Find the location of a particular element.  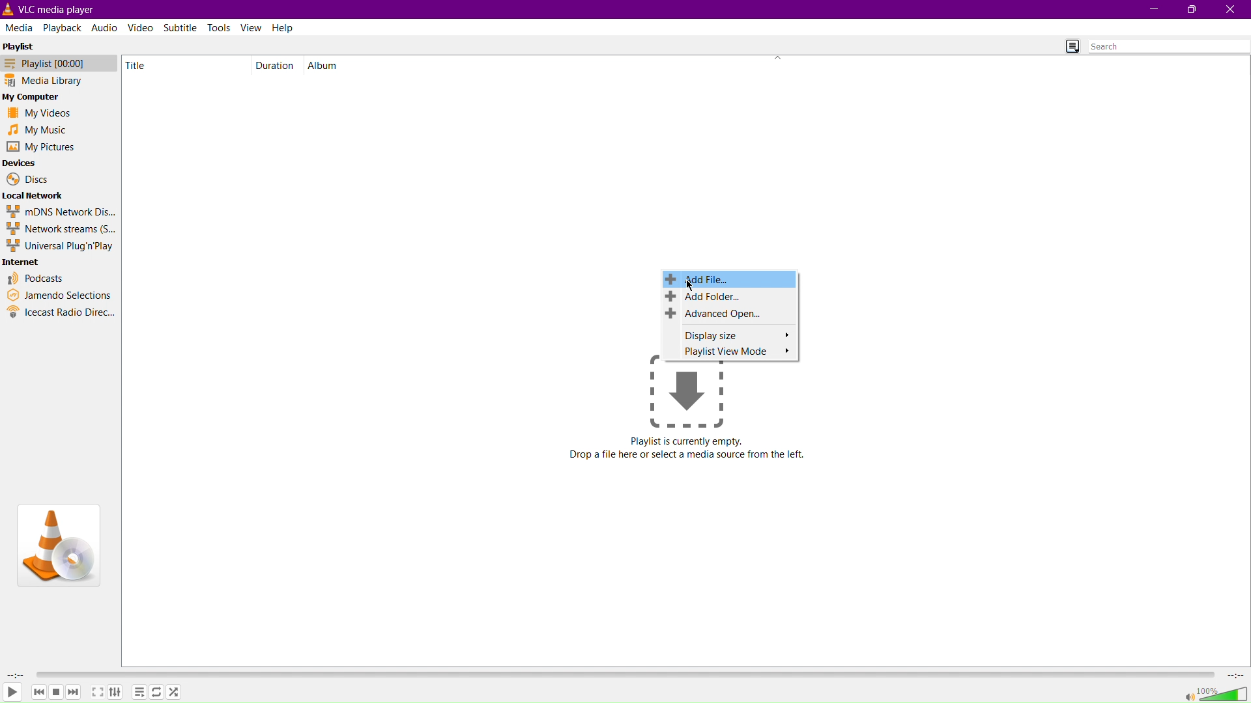

logo is located at coordinates (9, 9).